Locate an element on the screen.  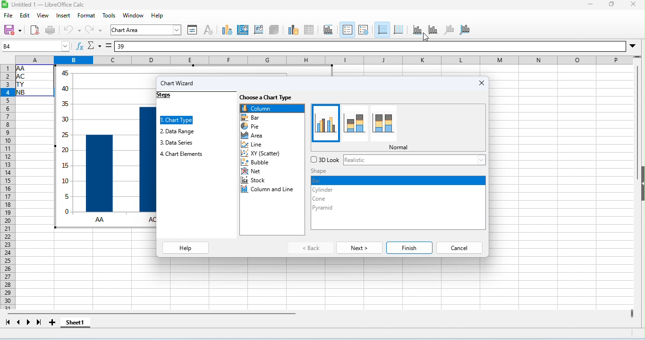
z axis is located at coordinates (450, 30).